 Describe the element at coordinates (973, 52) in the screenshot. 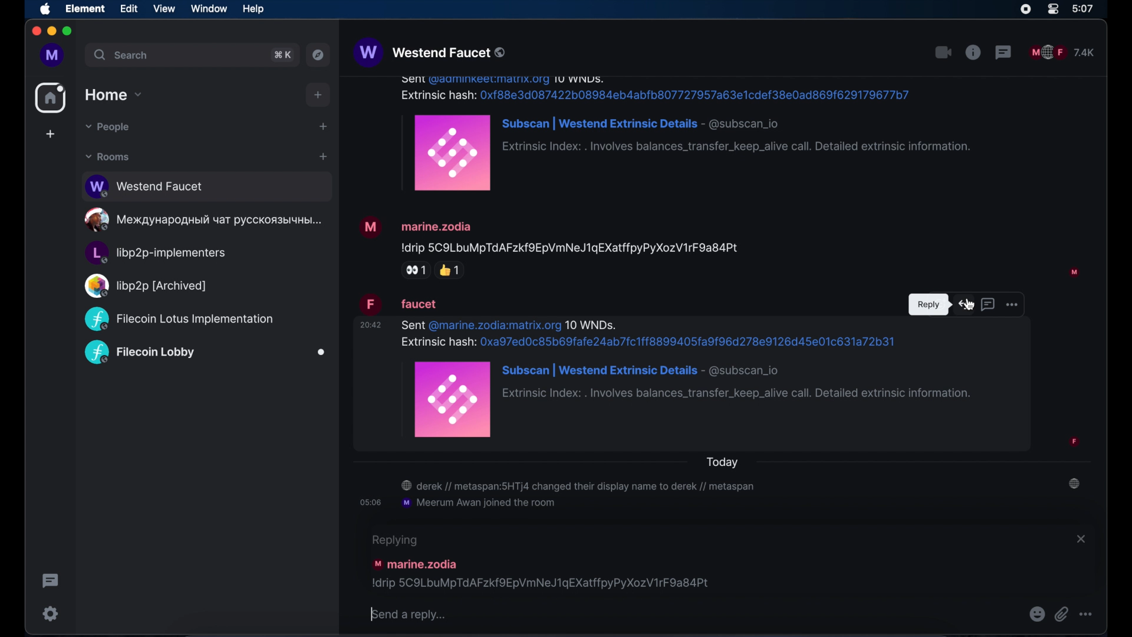

I see `public room properties` at that location.